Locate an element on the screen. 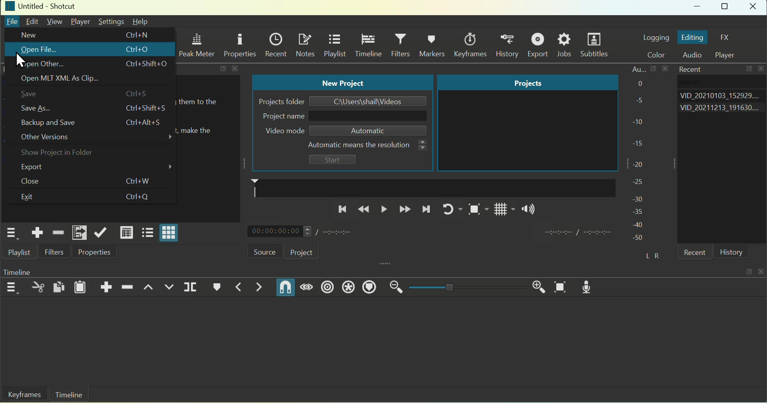  Ctlrl+Shift+O is located at coordinates (147, 65).